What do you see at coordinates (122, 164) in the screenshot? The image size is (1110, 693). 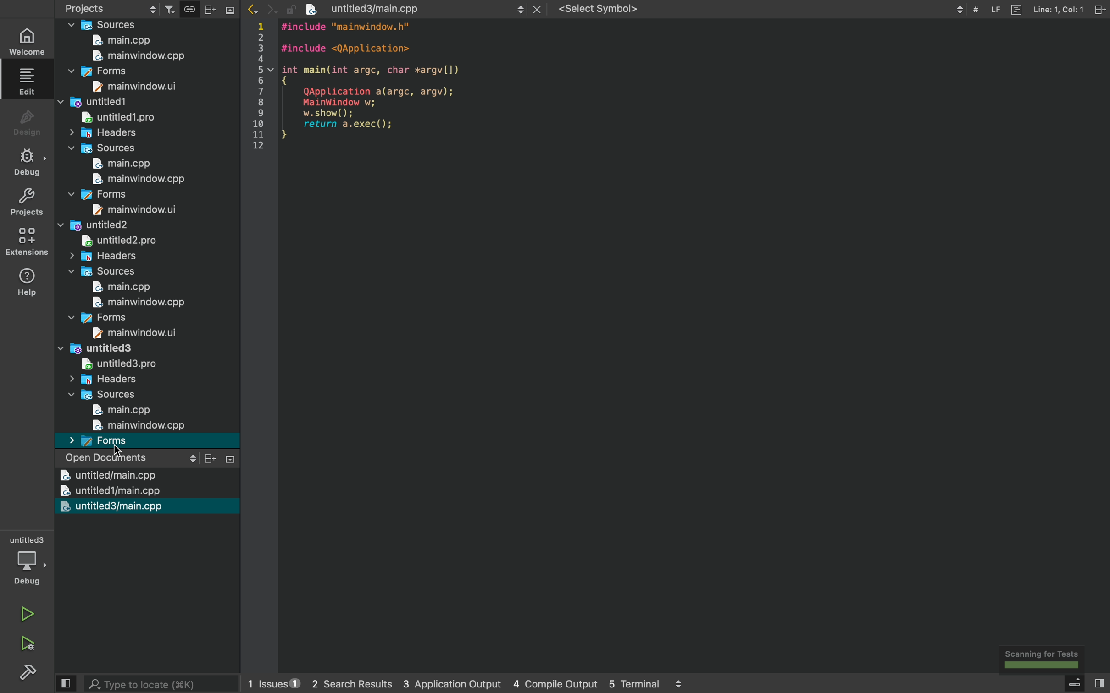 I see `main.cpp` at bounding box center [122, 164].